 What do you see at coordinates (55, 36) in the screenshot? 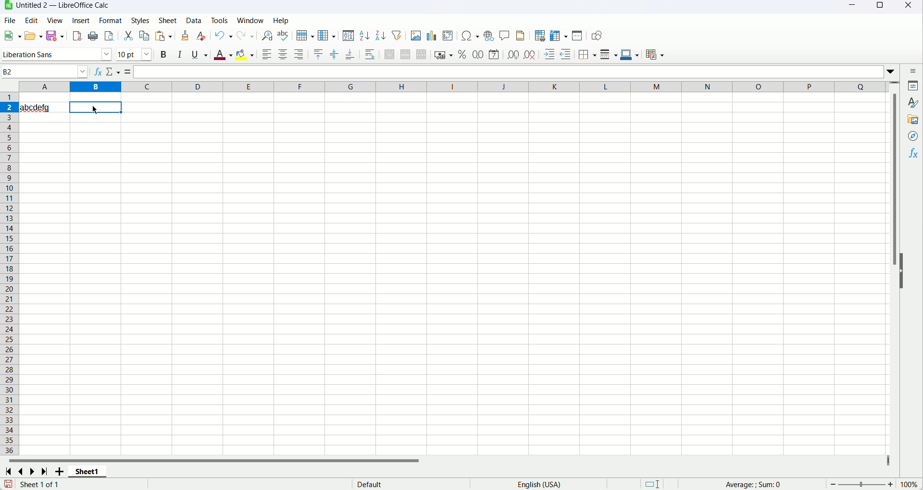
I see `save` at bounding box center [55, 36].